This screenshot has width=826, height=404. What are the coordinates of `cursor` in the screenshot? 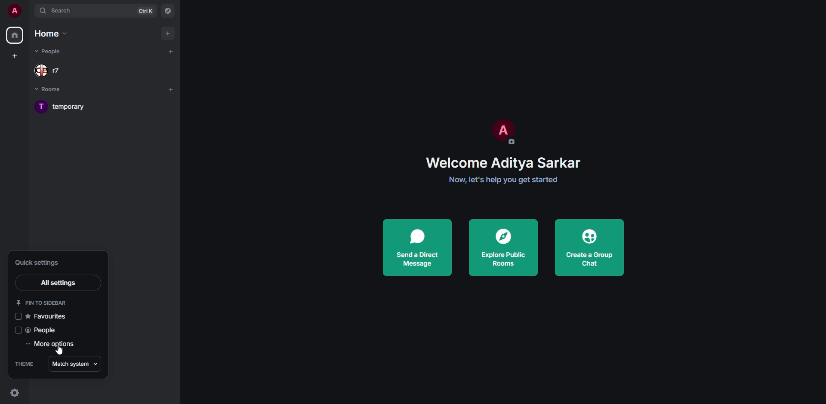 It's located at (60, 352).